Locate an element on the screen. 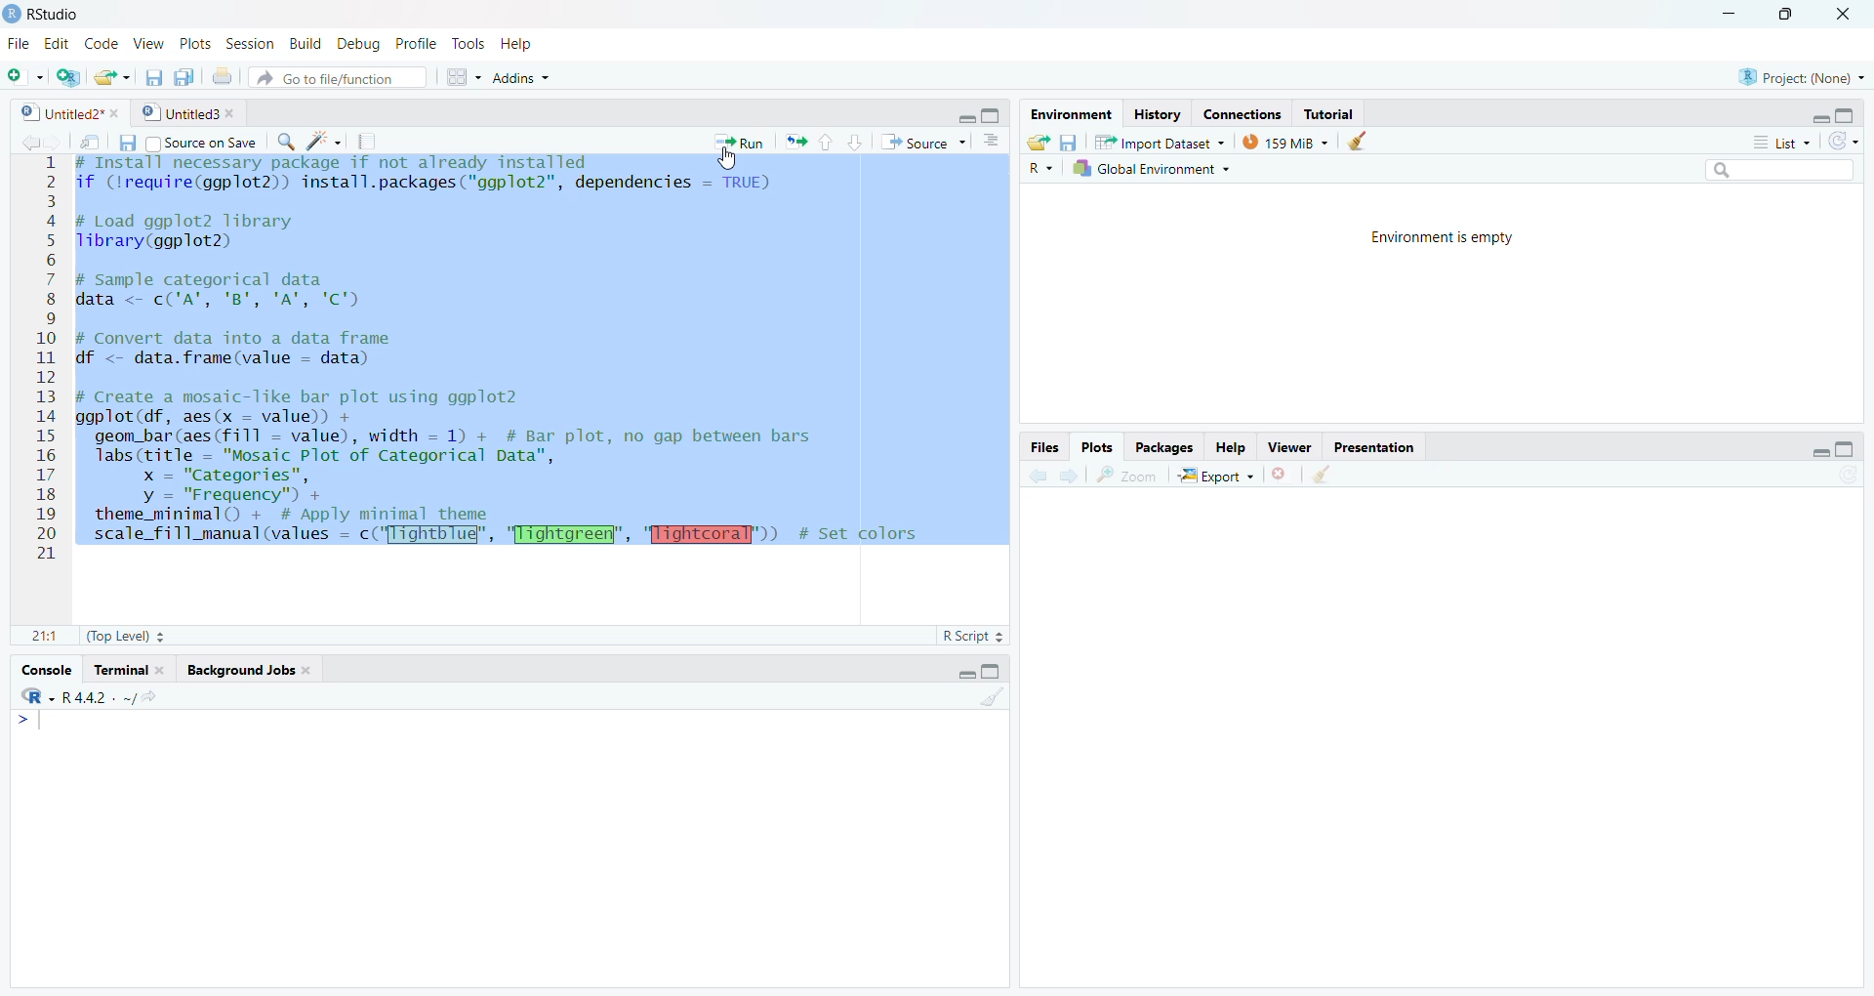 This screenshot has width=1874, height=996. Down is located at coordinates (855, 141).